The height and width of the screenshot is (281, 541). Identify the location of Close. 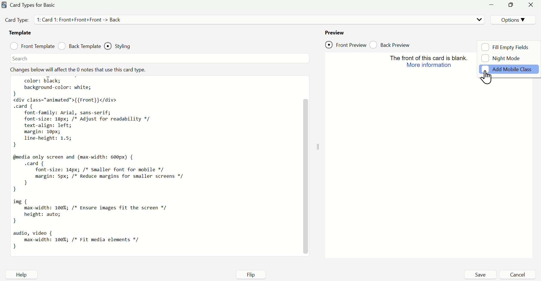
(531, 6).